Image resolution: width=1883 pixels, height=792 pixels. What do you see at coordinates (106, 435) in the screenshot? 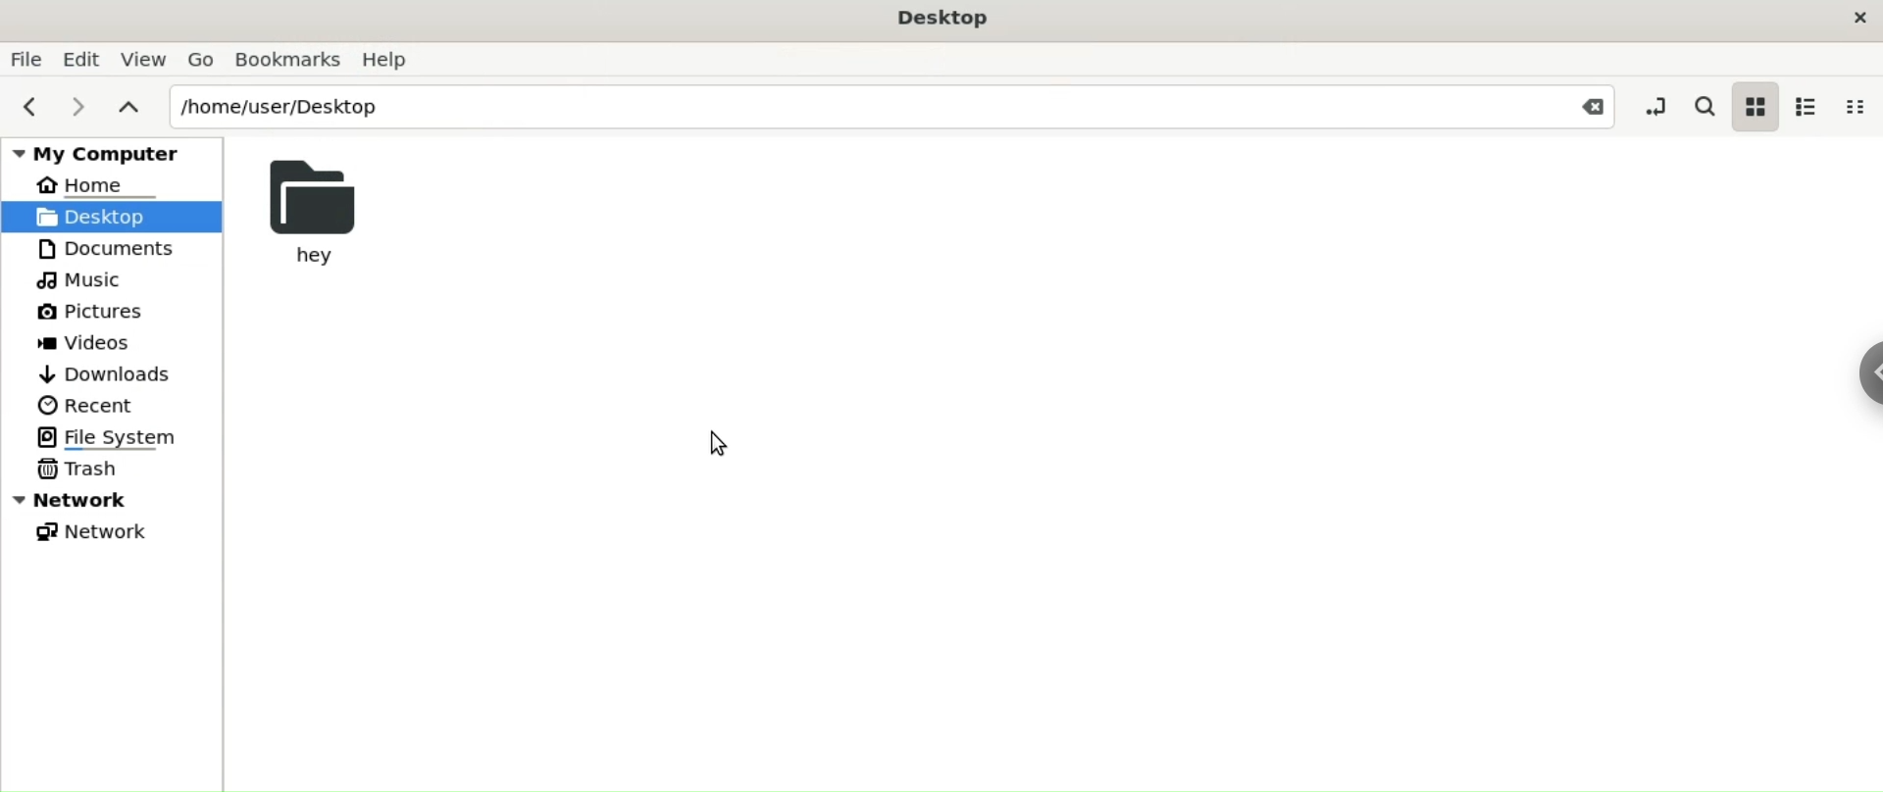
I see `File System` at bounding box center [106, 435].